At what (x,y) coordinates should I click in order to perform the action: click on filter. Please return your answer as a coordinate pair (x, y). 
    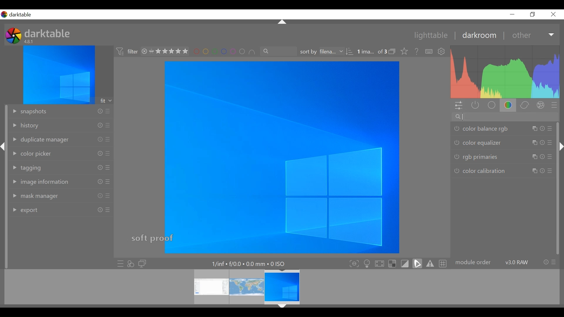
    Looking at the image, I should click on (126, 52).